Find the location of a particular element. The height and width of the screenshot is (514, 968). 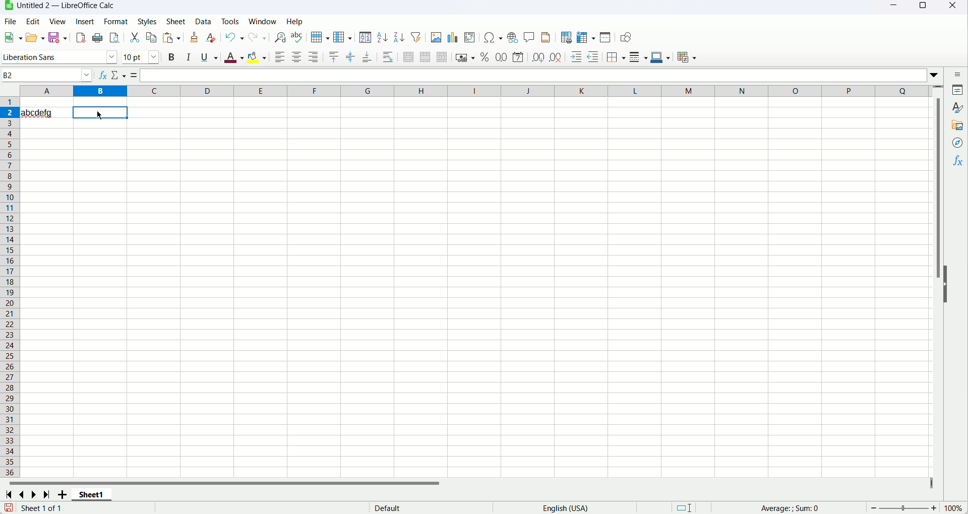

freeze rows and colmn is located at coordinates (585, 37).